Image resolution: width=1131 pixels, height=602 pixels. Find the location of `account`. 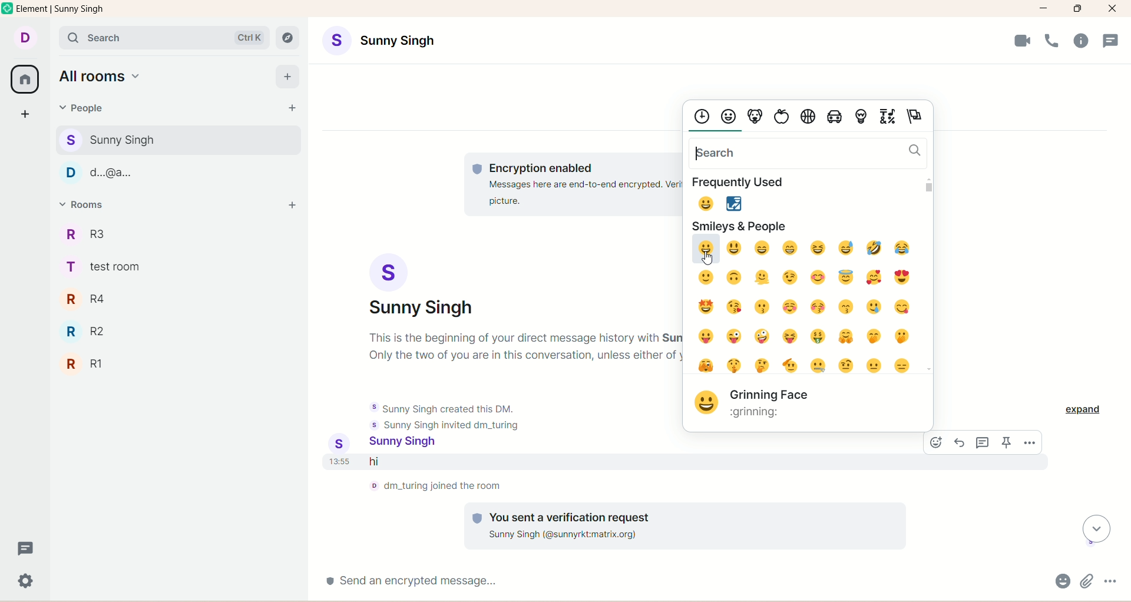

account is located at coordinates (379, 41).